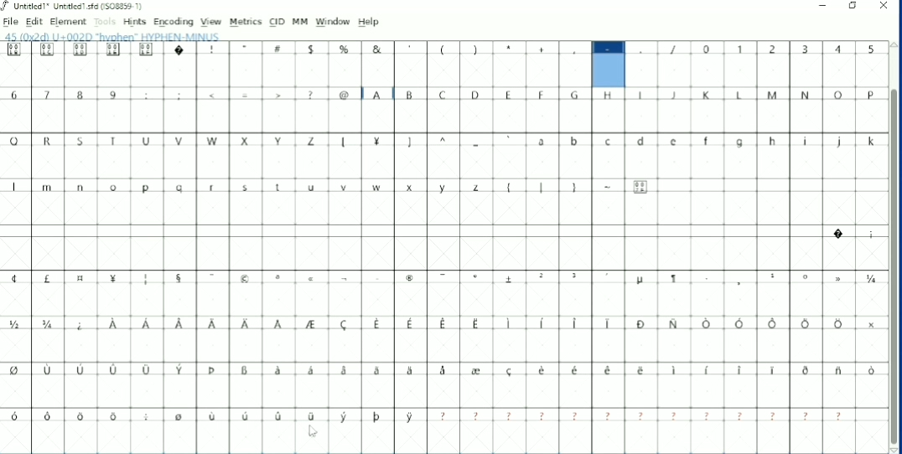  Describe the element at coordinates (443, 323) in the screenshot. I see `Symbols` at that location.